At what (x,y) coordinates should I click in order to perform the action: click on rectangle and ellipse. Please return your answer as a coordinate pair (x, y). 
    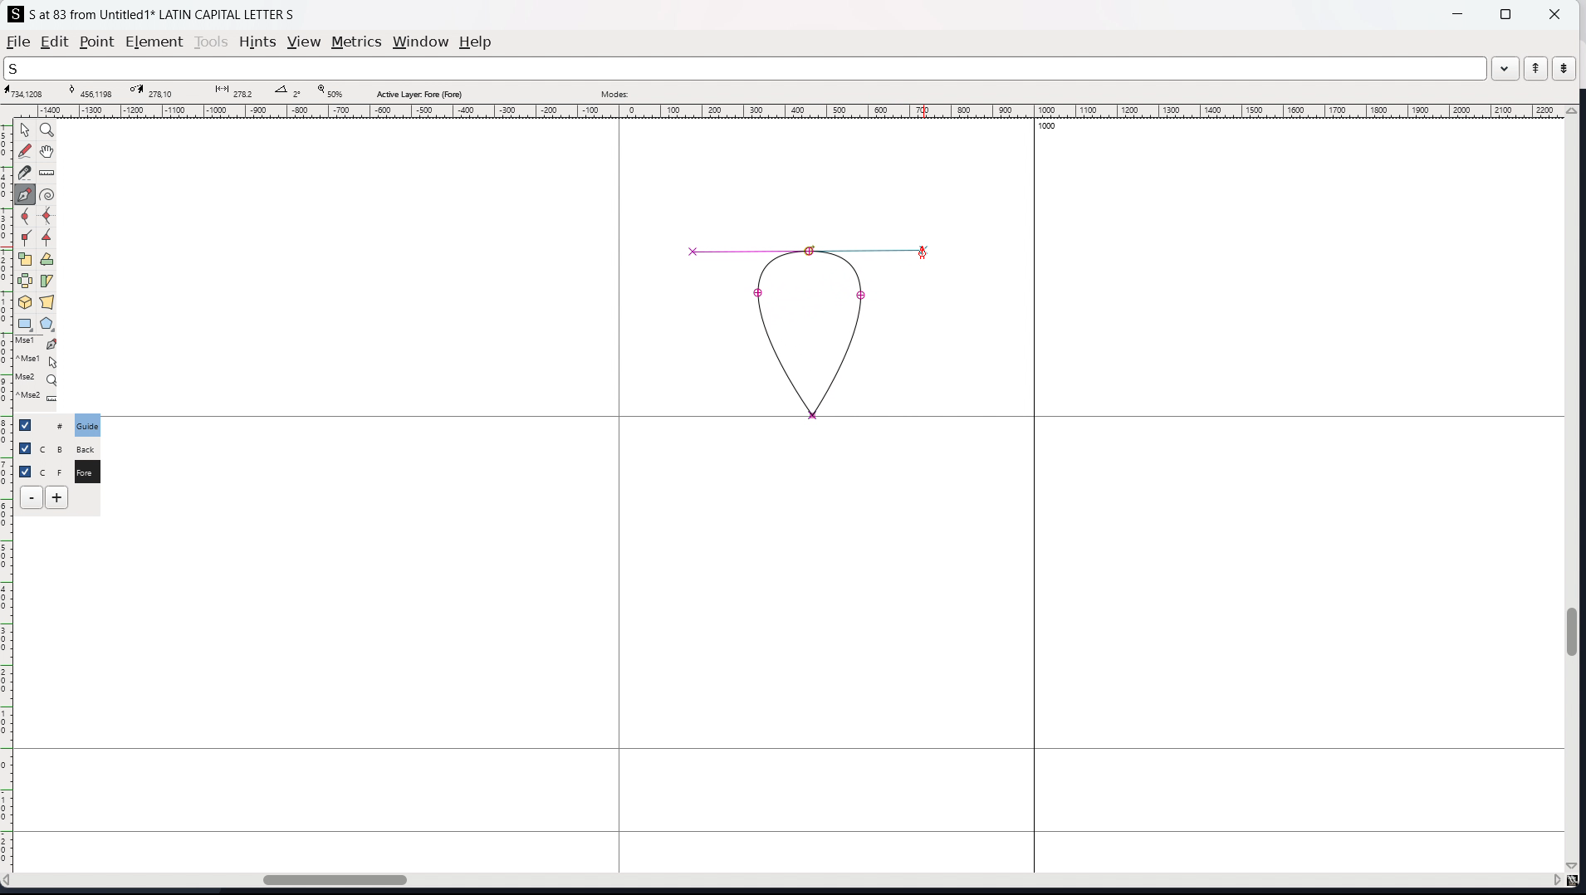
    Looking at the image, I should click on (26, 325).